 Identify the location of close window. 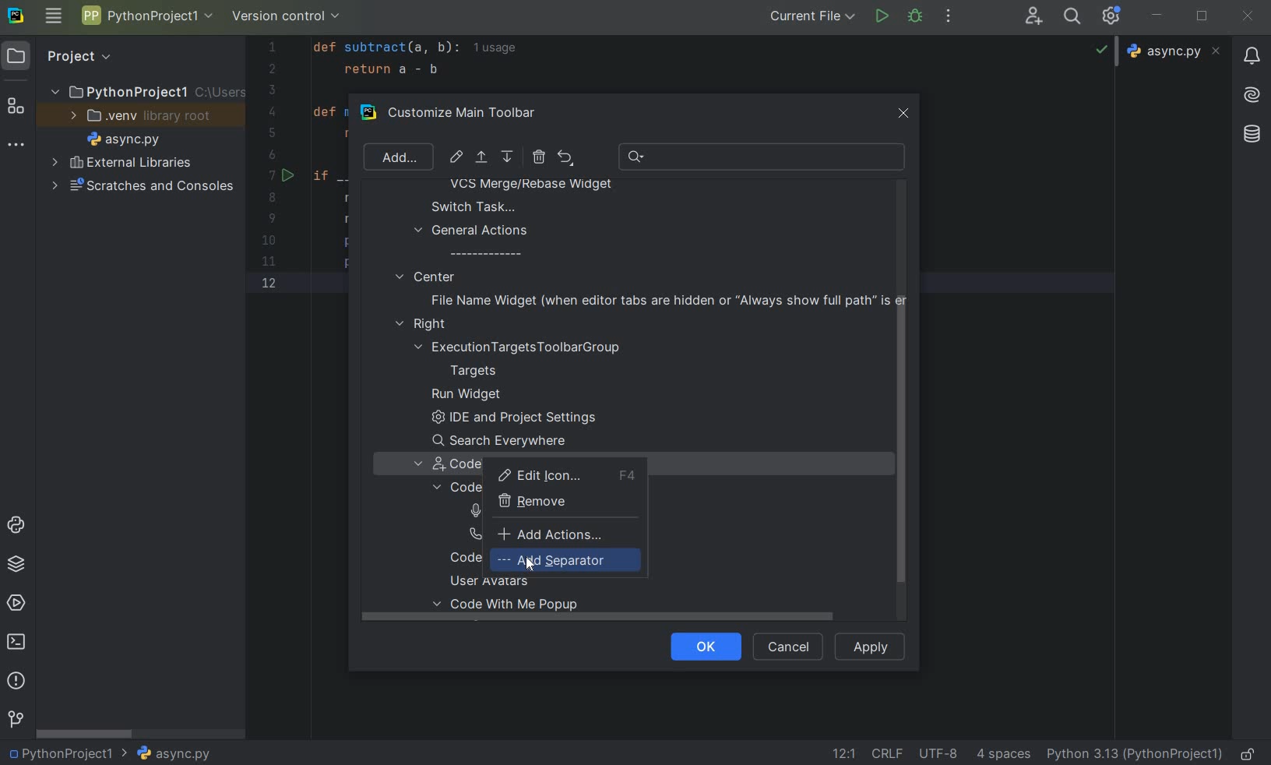
(905, 111).